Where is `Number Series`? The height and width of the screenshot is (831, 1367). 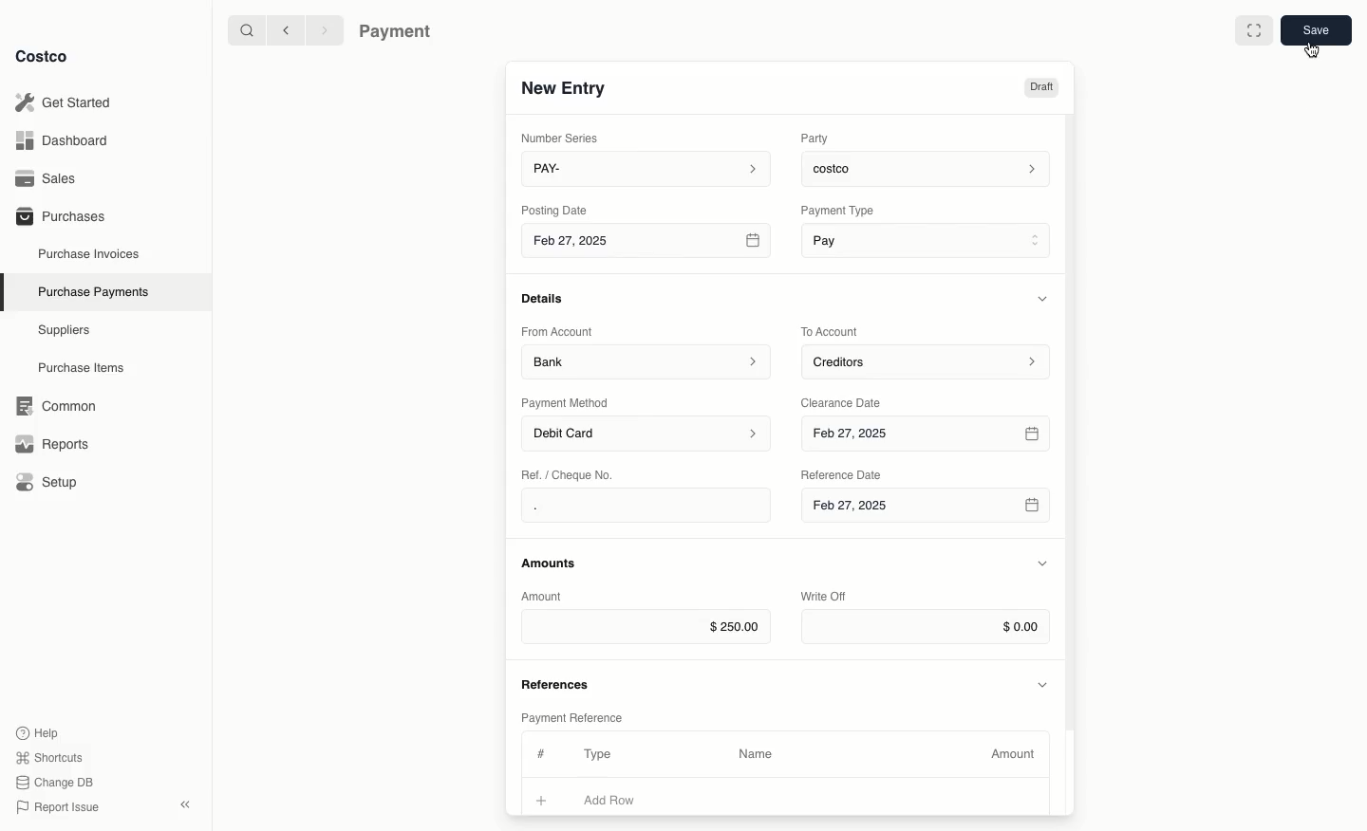
Number Series is located at coordinates (564, 138).